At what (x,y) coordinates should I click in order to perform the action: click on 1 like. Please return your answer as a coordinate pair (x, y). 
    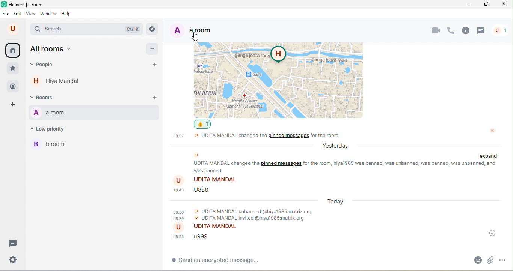
    Looking at the image, I should click on (204, 125).